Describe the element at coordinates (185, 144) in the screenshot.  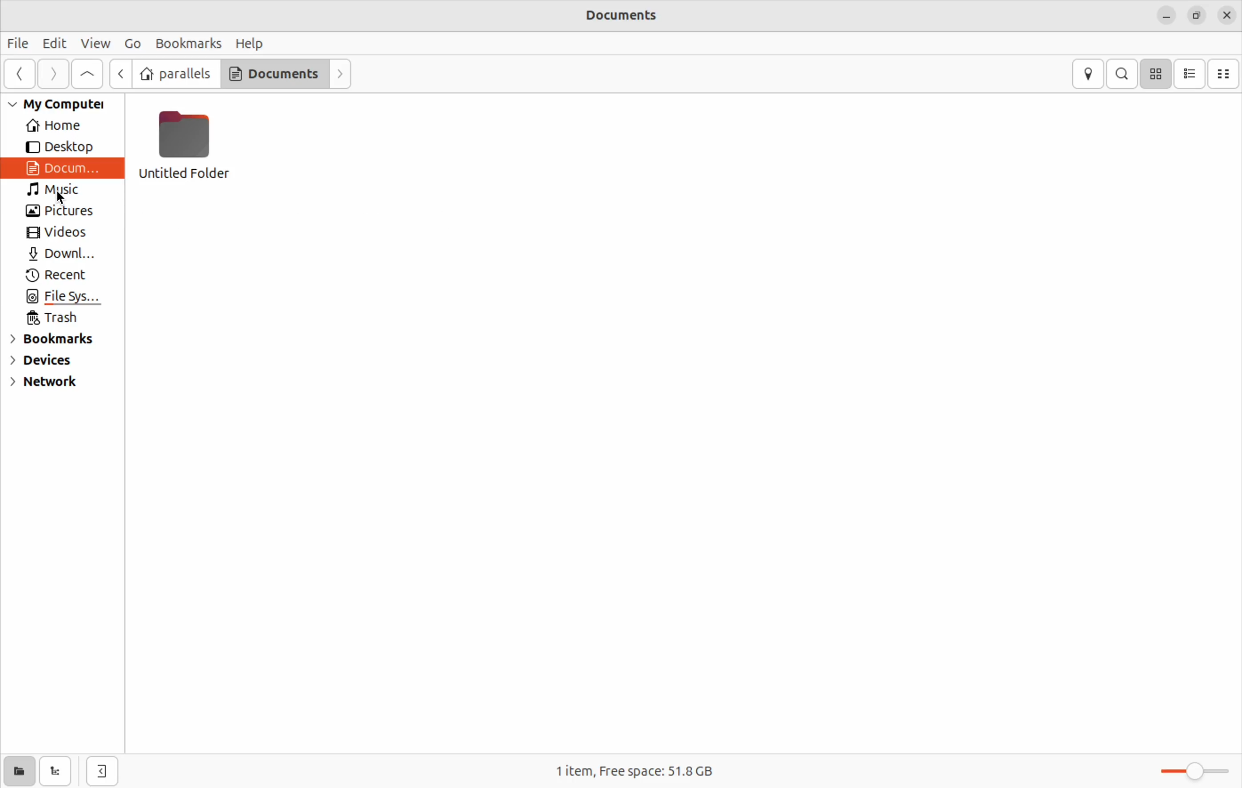
I see `Untitled Folder` at that location.